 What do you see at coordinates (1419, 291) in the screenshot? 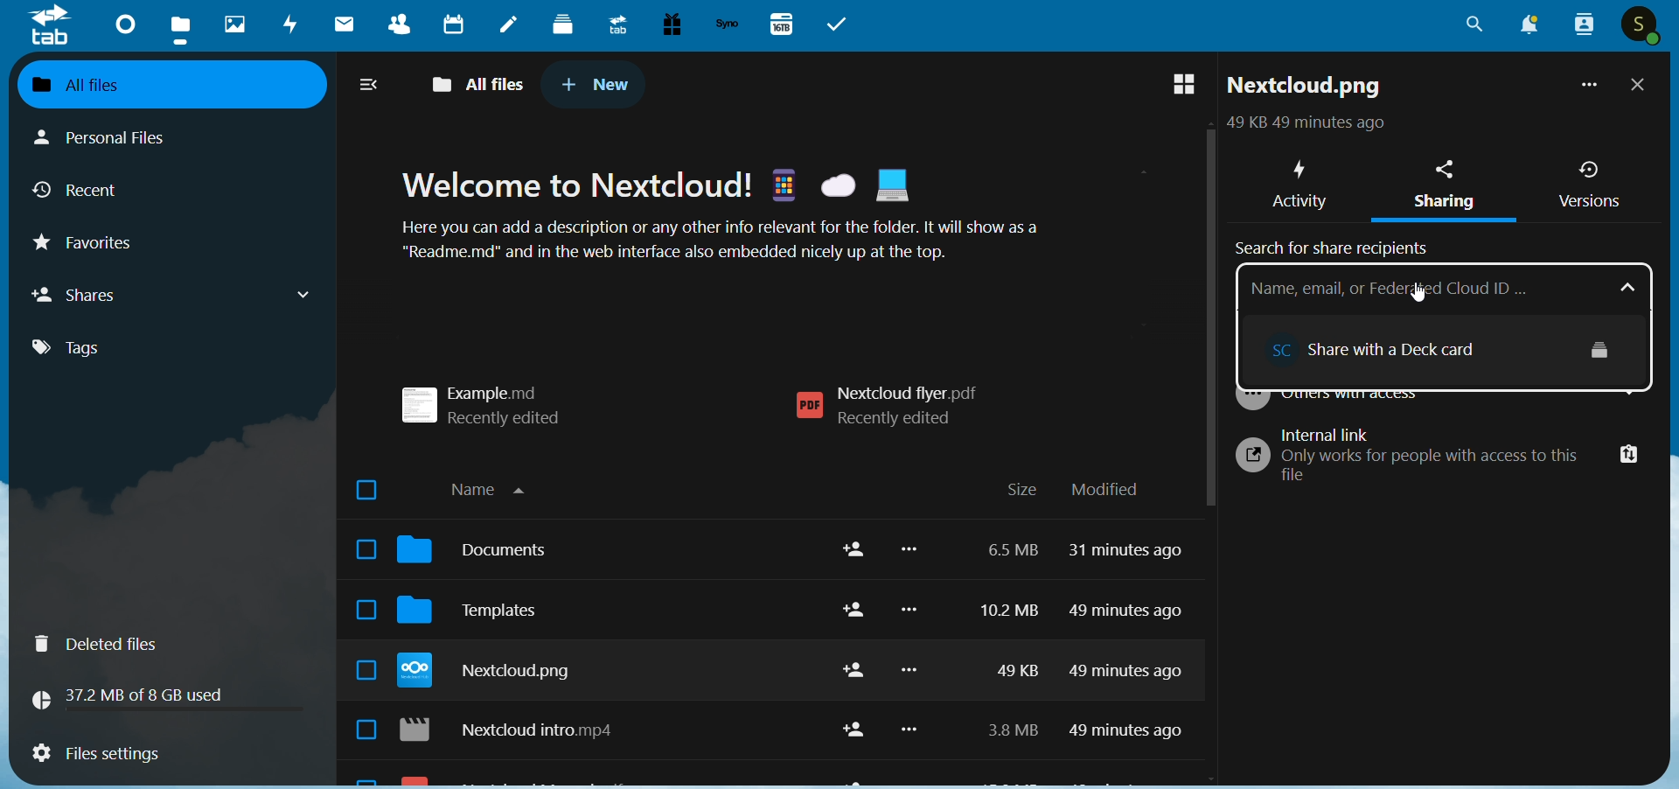
I see `cursor` at bounding box center [1419, 291].